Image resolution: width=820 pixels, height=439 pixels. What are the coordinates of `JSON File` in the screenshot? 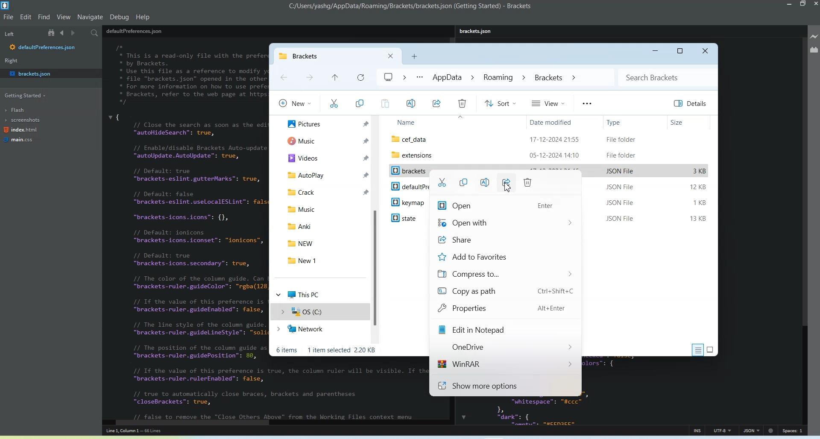 It's located at (620, 171).